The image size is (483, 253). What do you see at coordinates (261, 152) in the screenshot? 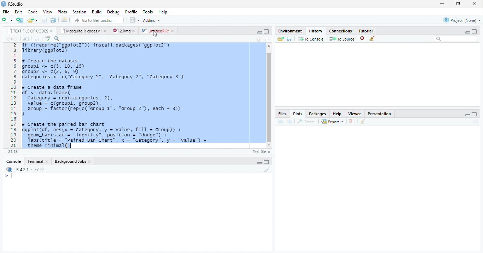
I see `Rscript` at bounding box center [261, 152].